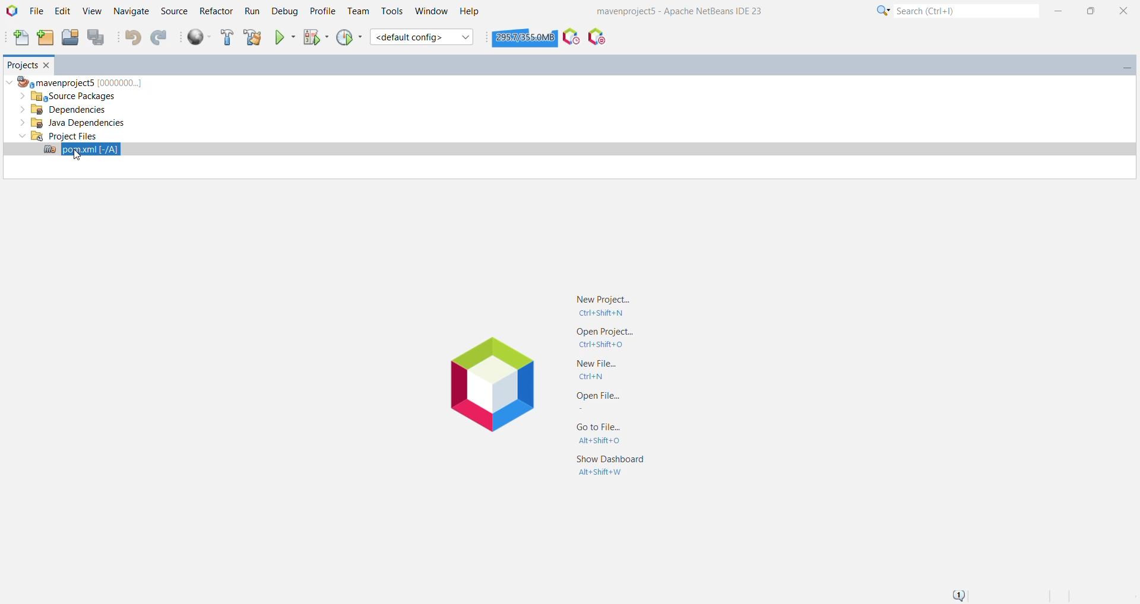 The image size is (1140, 604). What do you see at coordinates (173, 11) in the screenshot?
I see `Source` at bounding box center [173, 11].